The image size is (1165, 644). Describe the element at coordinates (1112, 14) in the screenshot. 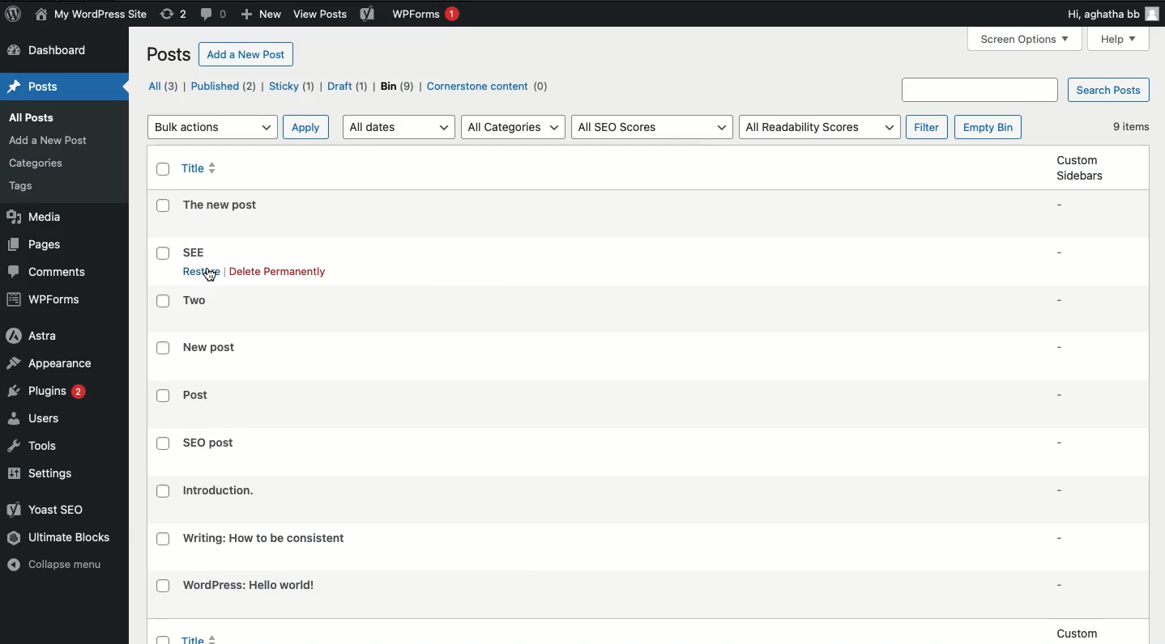

I see `Hi user` at that location.